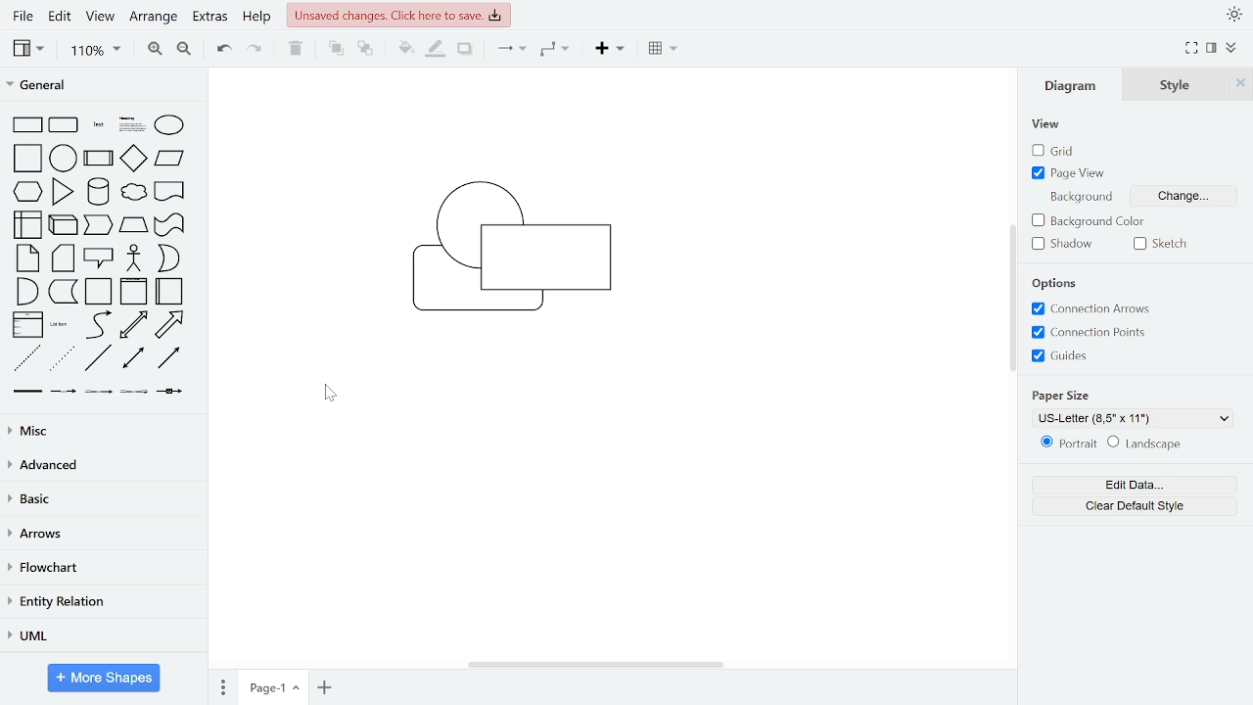  I want to click on data storage, so click(62, 291).